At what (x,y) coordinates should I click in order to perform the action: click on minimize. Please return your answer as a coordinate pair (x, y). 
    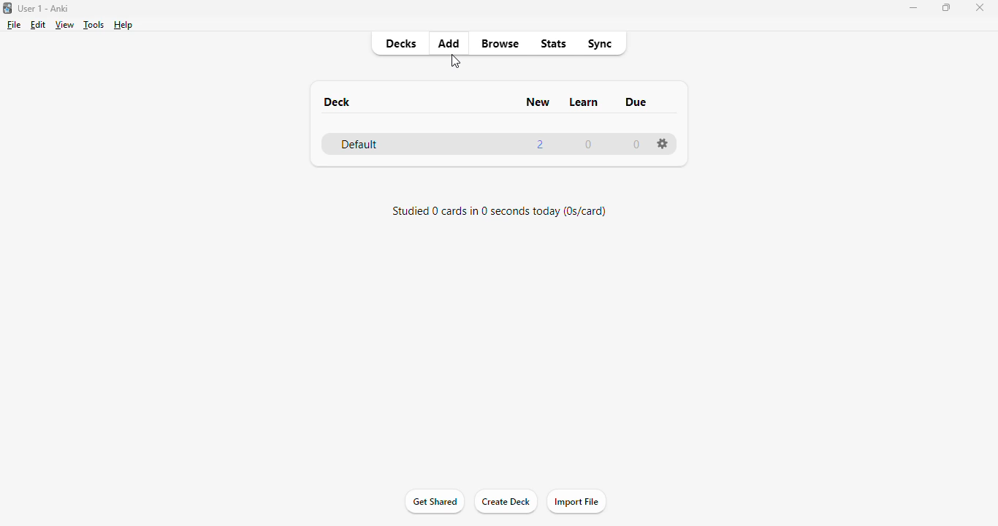
    Looking at the image, I should click on (913, 8).